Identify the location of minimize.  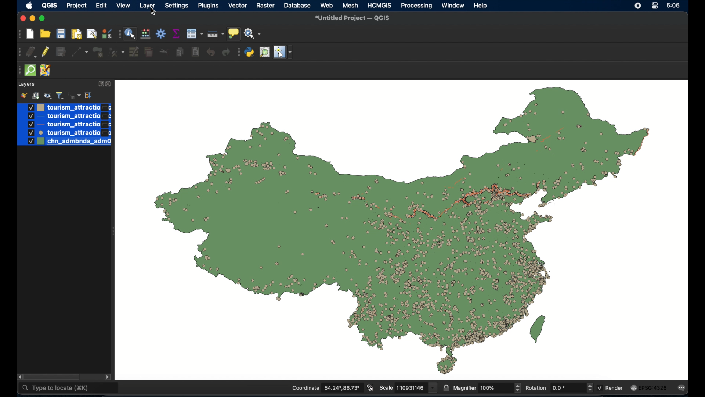
(33, 19).